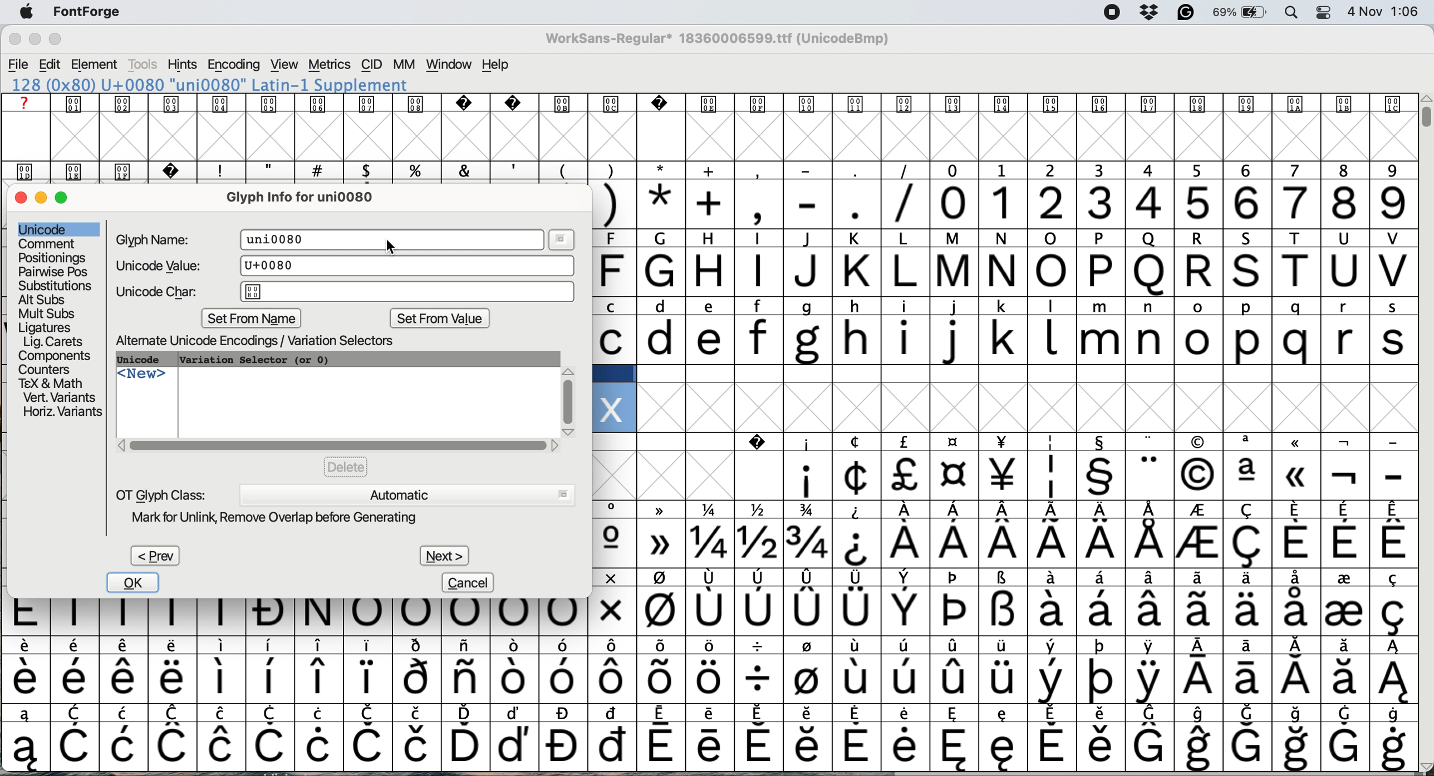  Describe the element at coordinates (42, 198) in the screenshot. I see `minimise` at that location.